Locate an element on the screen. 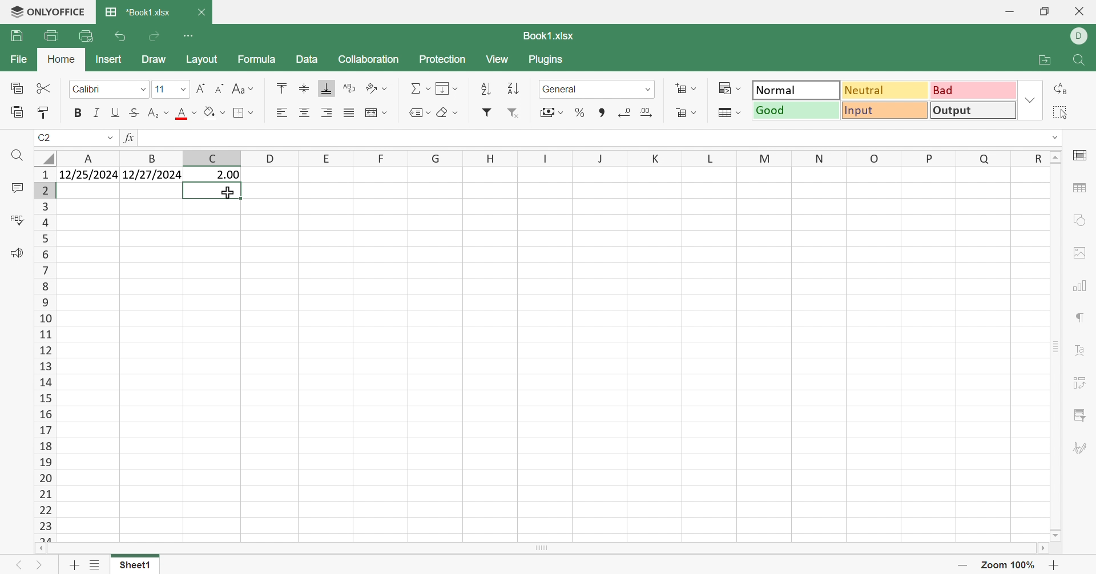  Plugins is located at coordinates (547, 62).